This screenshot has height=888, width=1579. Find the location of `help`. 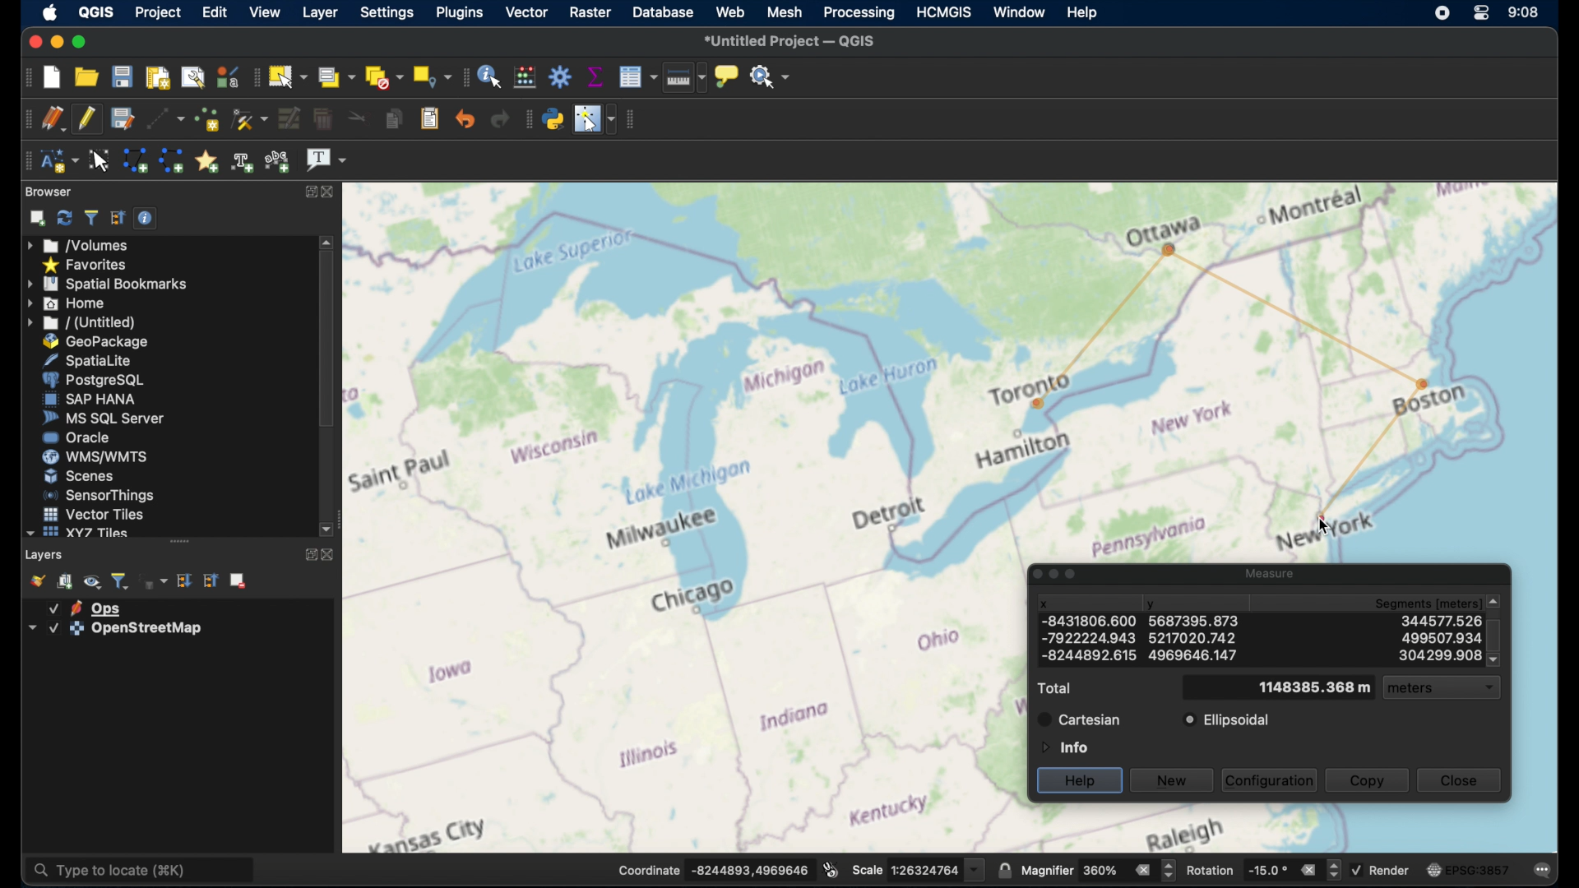

help is located at coordinates (1079, 781).